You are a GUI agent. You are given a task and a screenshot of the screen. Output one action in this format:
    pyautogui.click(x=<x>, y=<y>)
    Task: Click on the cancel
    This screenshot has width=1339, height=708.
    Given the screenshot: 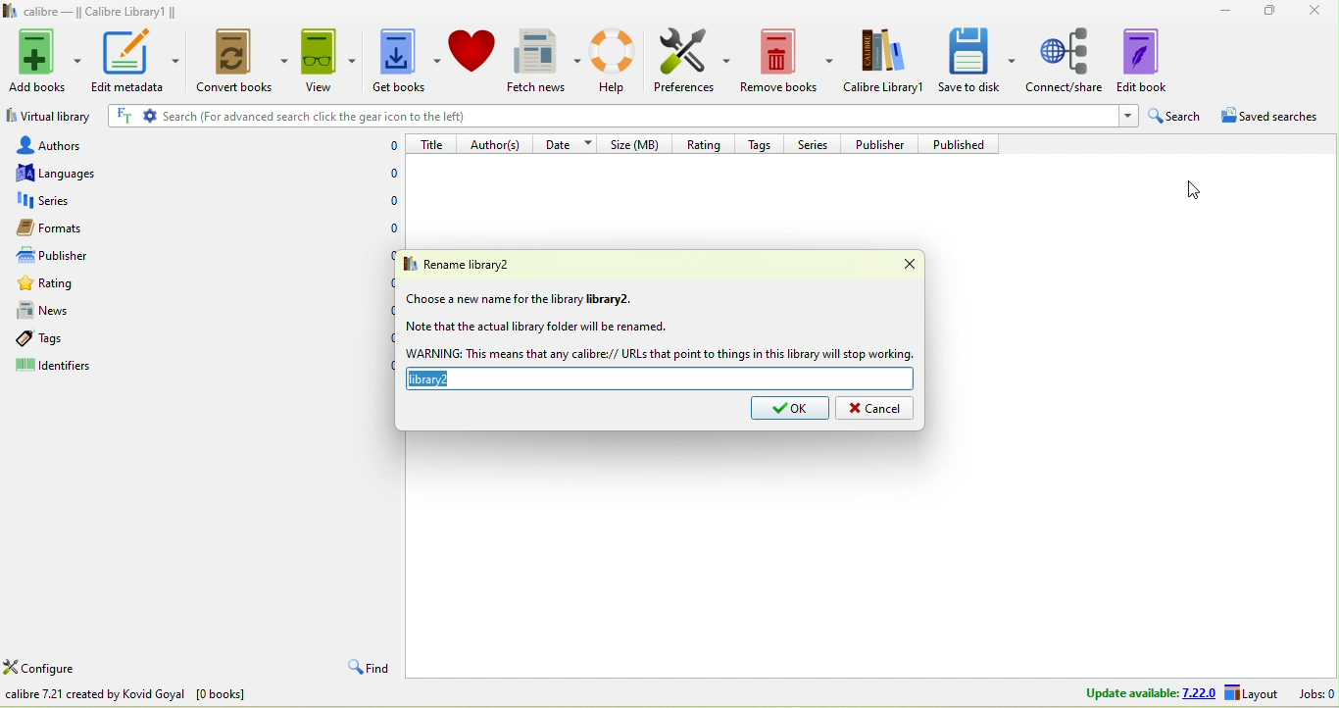 What is the action you would take?
    pyautogui.click(x=874, y=409)
    